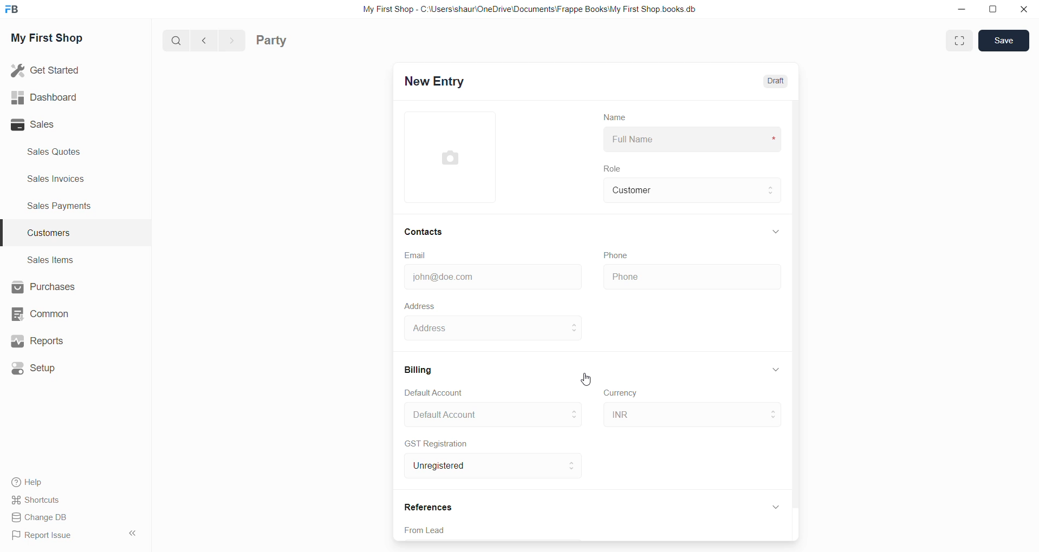  What do you see at coordinates (44, 287) in the screenshot?
I see `Purchases` at bounding box center [44, 287].